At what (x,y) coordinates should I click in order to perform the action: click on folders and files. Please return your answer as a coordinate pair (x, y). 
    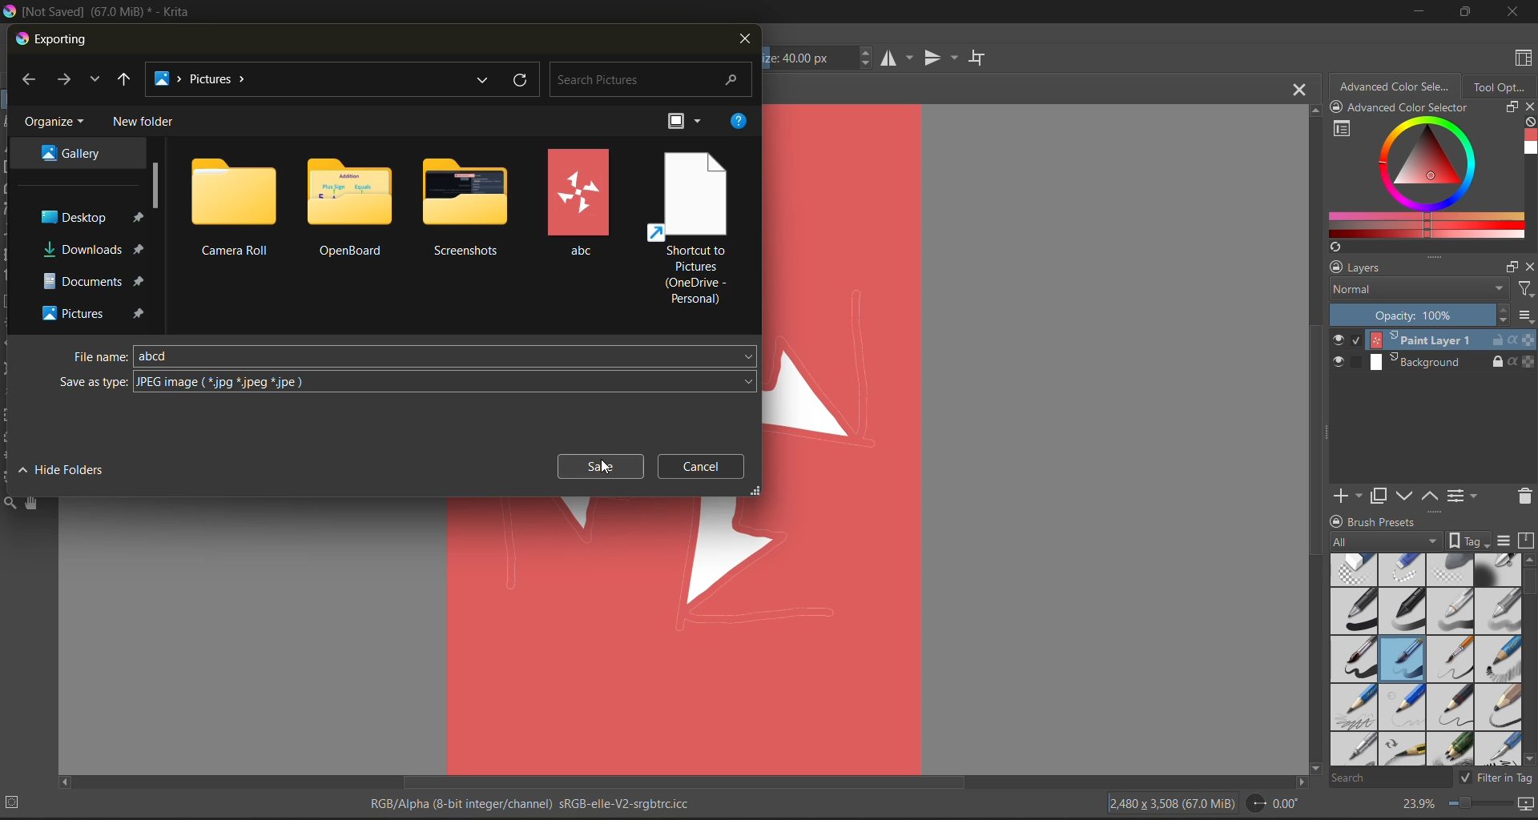
    Looking at the image, I should click on (353, 205).